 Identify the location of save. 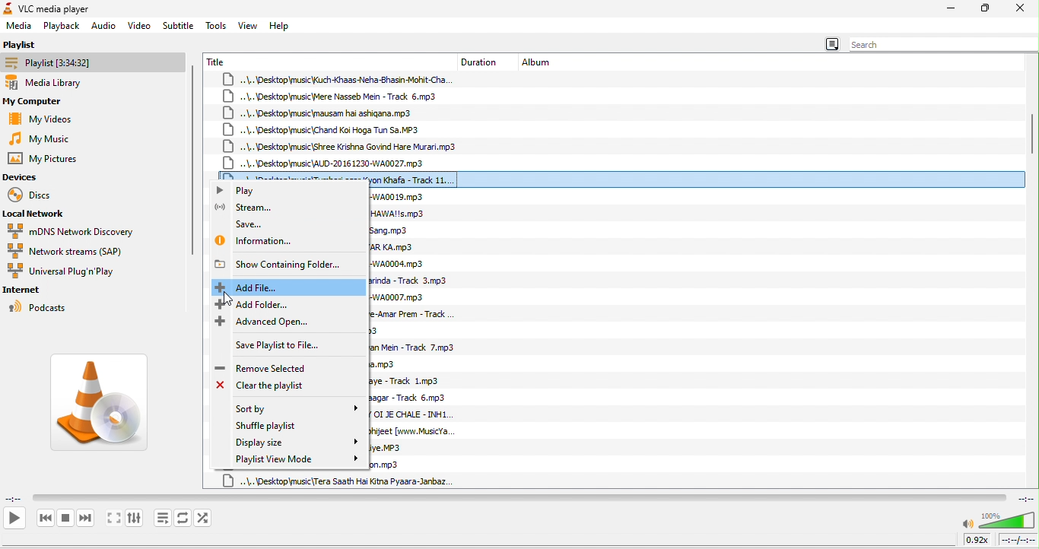
(251, 222).